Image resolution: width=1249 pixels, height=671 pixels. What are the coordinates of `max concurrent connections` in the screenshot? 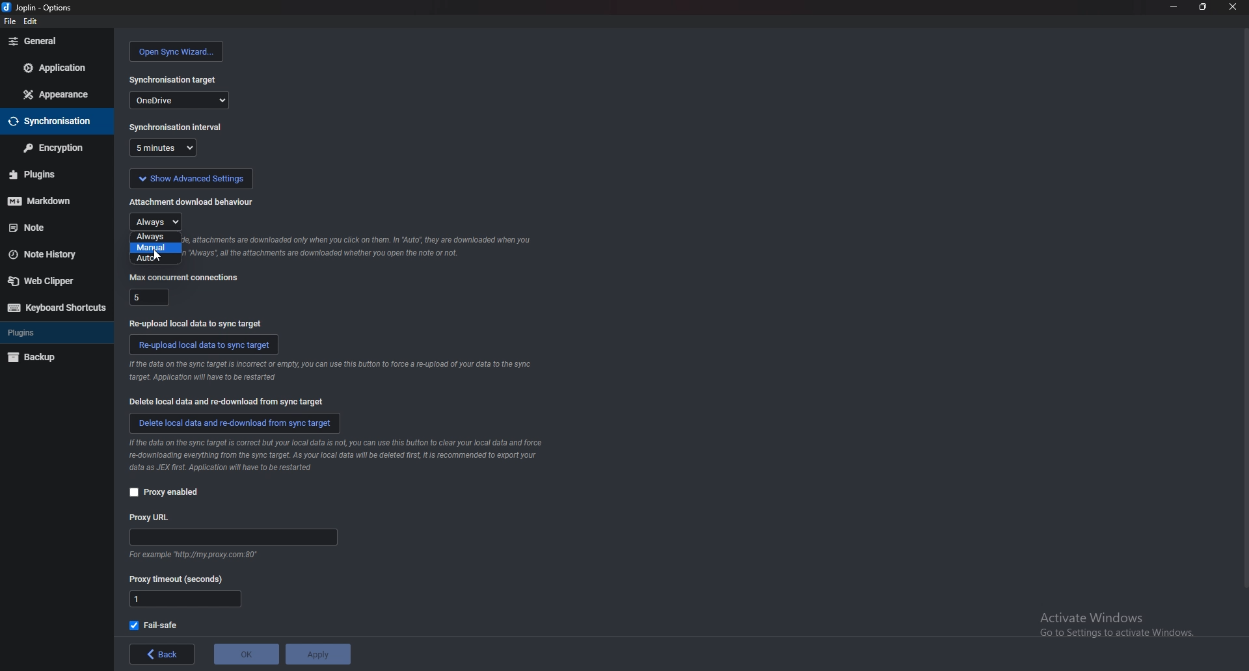 It's located at (185, 277).